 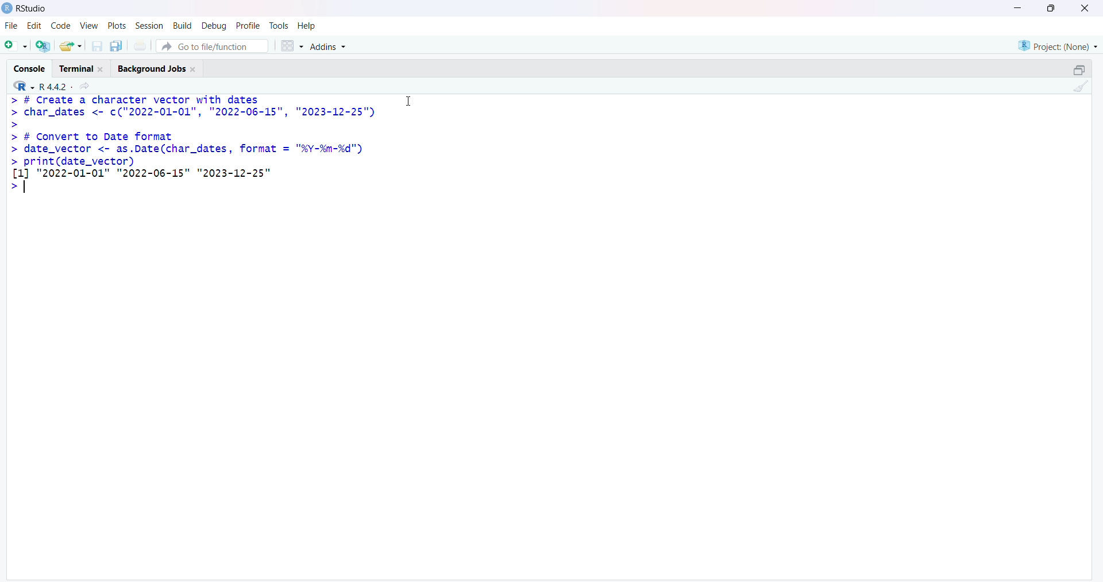 I want to click on File, so click(x=10, y=28).